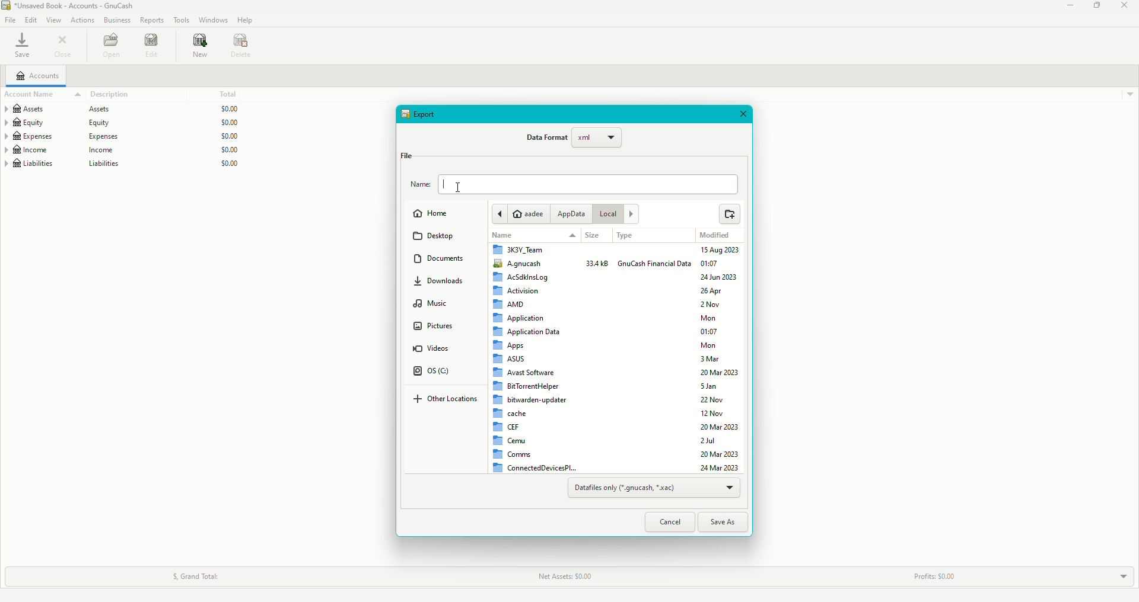  Describe the element at coordinates (116, 21) in the screenshot. I see `Business` at that location.